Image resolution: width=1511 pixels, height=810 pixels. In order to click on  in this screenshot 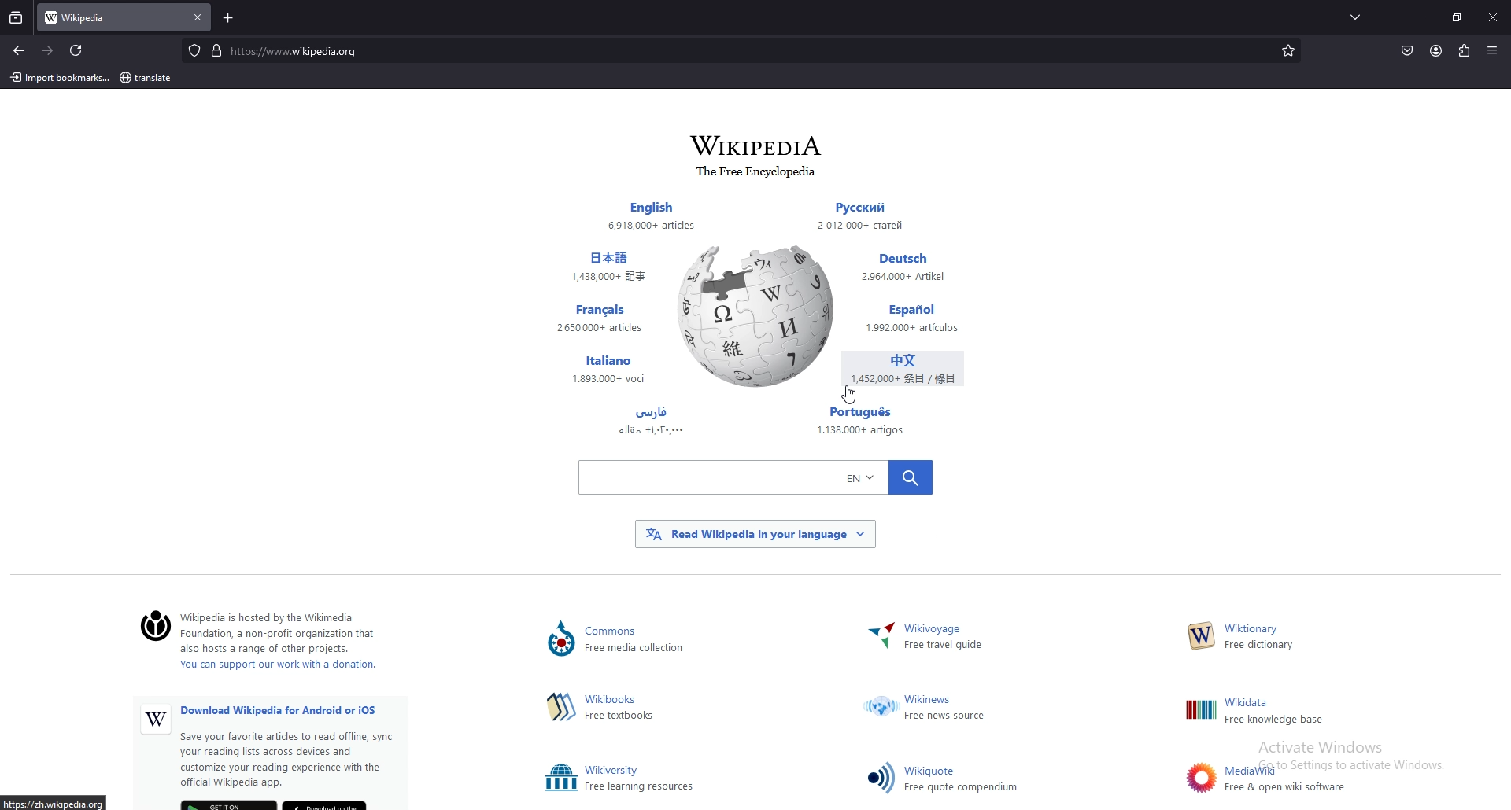, I will do `click(848, 395)`.